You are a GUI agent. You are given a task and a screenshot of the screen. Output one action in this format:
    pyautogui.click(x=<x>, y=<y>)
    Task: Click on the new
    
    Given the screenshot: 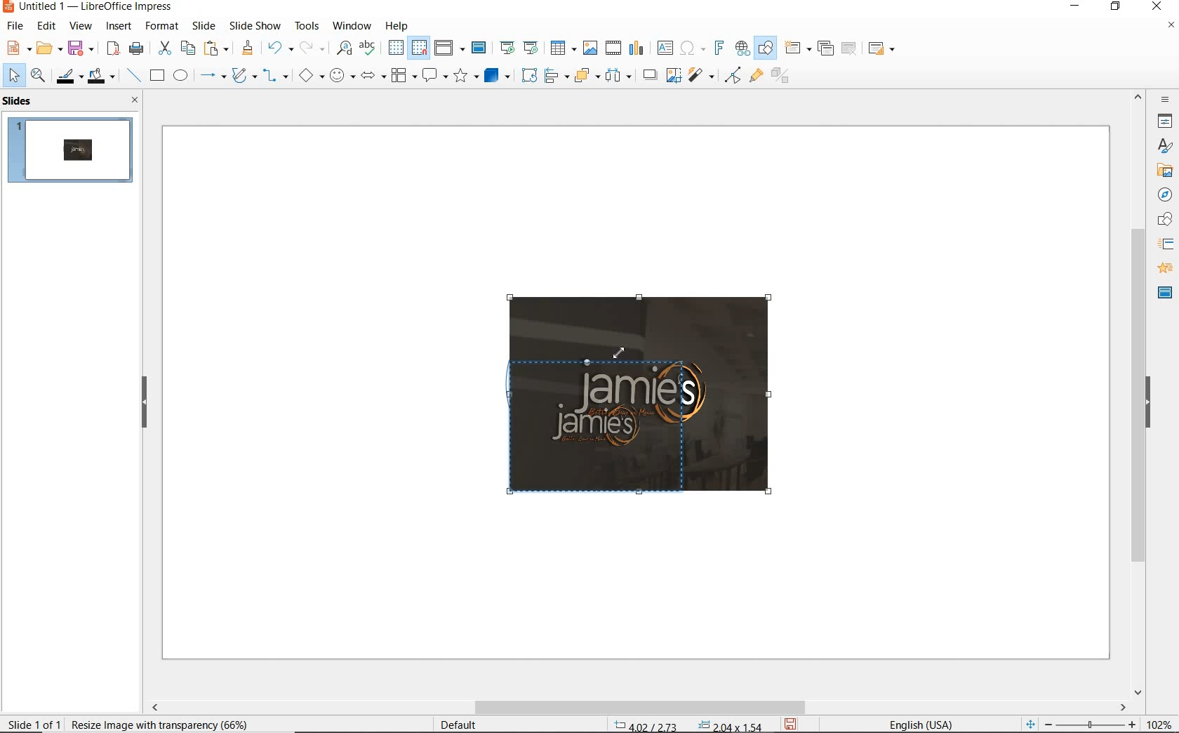 What is the action you would take?
    pyautogui.click(x=17, y=47)
    